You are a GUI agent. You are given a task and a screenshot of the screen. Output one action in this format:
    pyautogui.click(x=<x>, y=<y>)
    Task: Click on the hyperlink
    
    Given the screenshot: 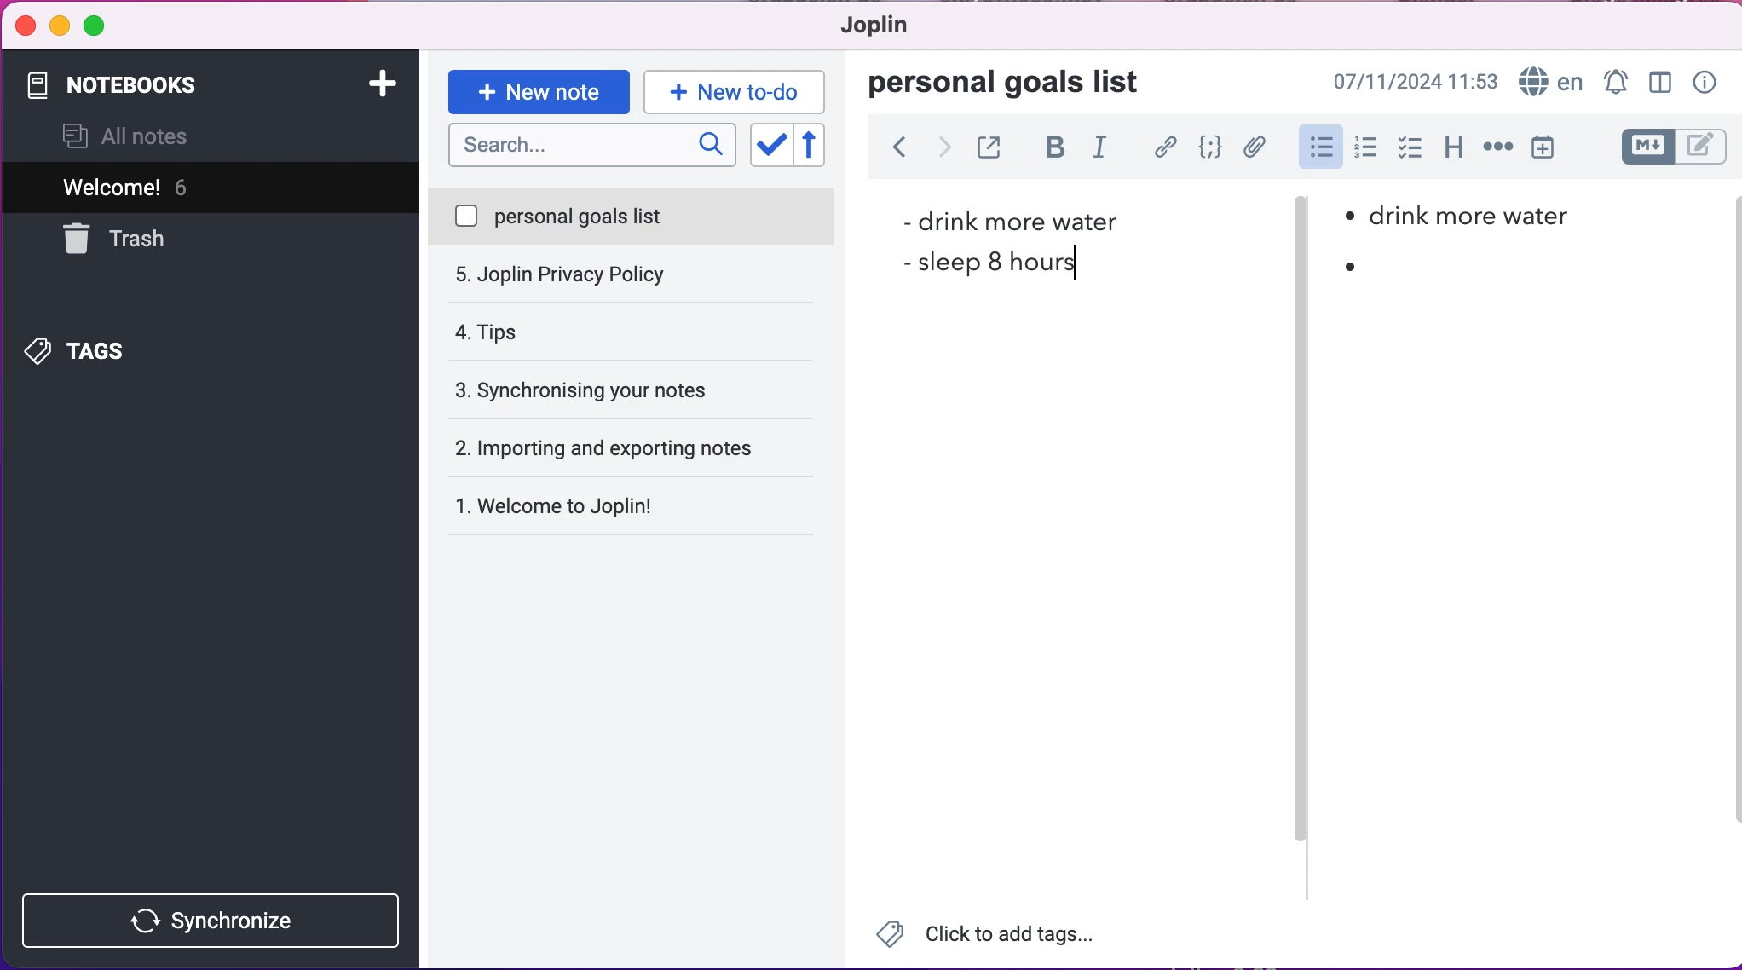 What is the action you would take?
    pyautogui.click(x=1165, y=147)
    